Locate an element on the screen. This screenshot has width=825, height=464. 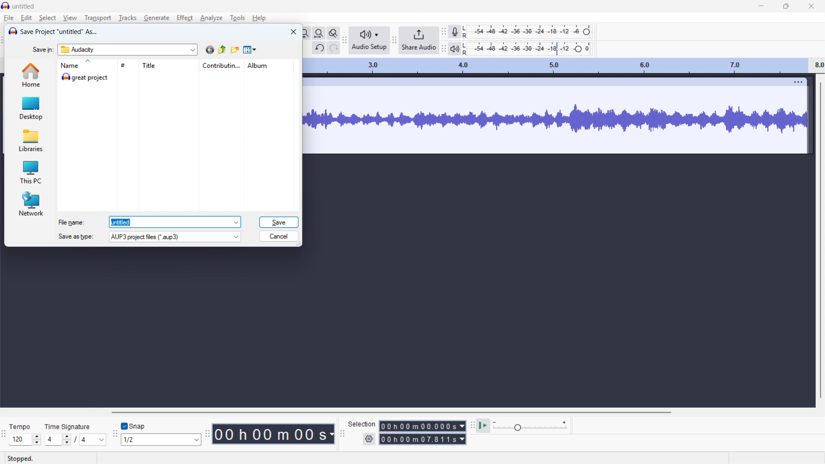
recording metre toolbar is located at coordinates (443, 31).